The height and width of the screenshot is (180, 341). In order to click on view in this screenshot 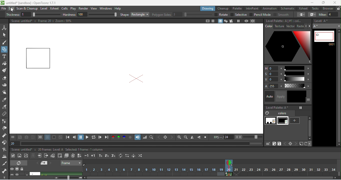, I will do `click(94, 8)`.